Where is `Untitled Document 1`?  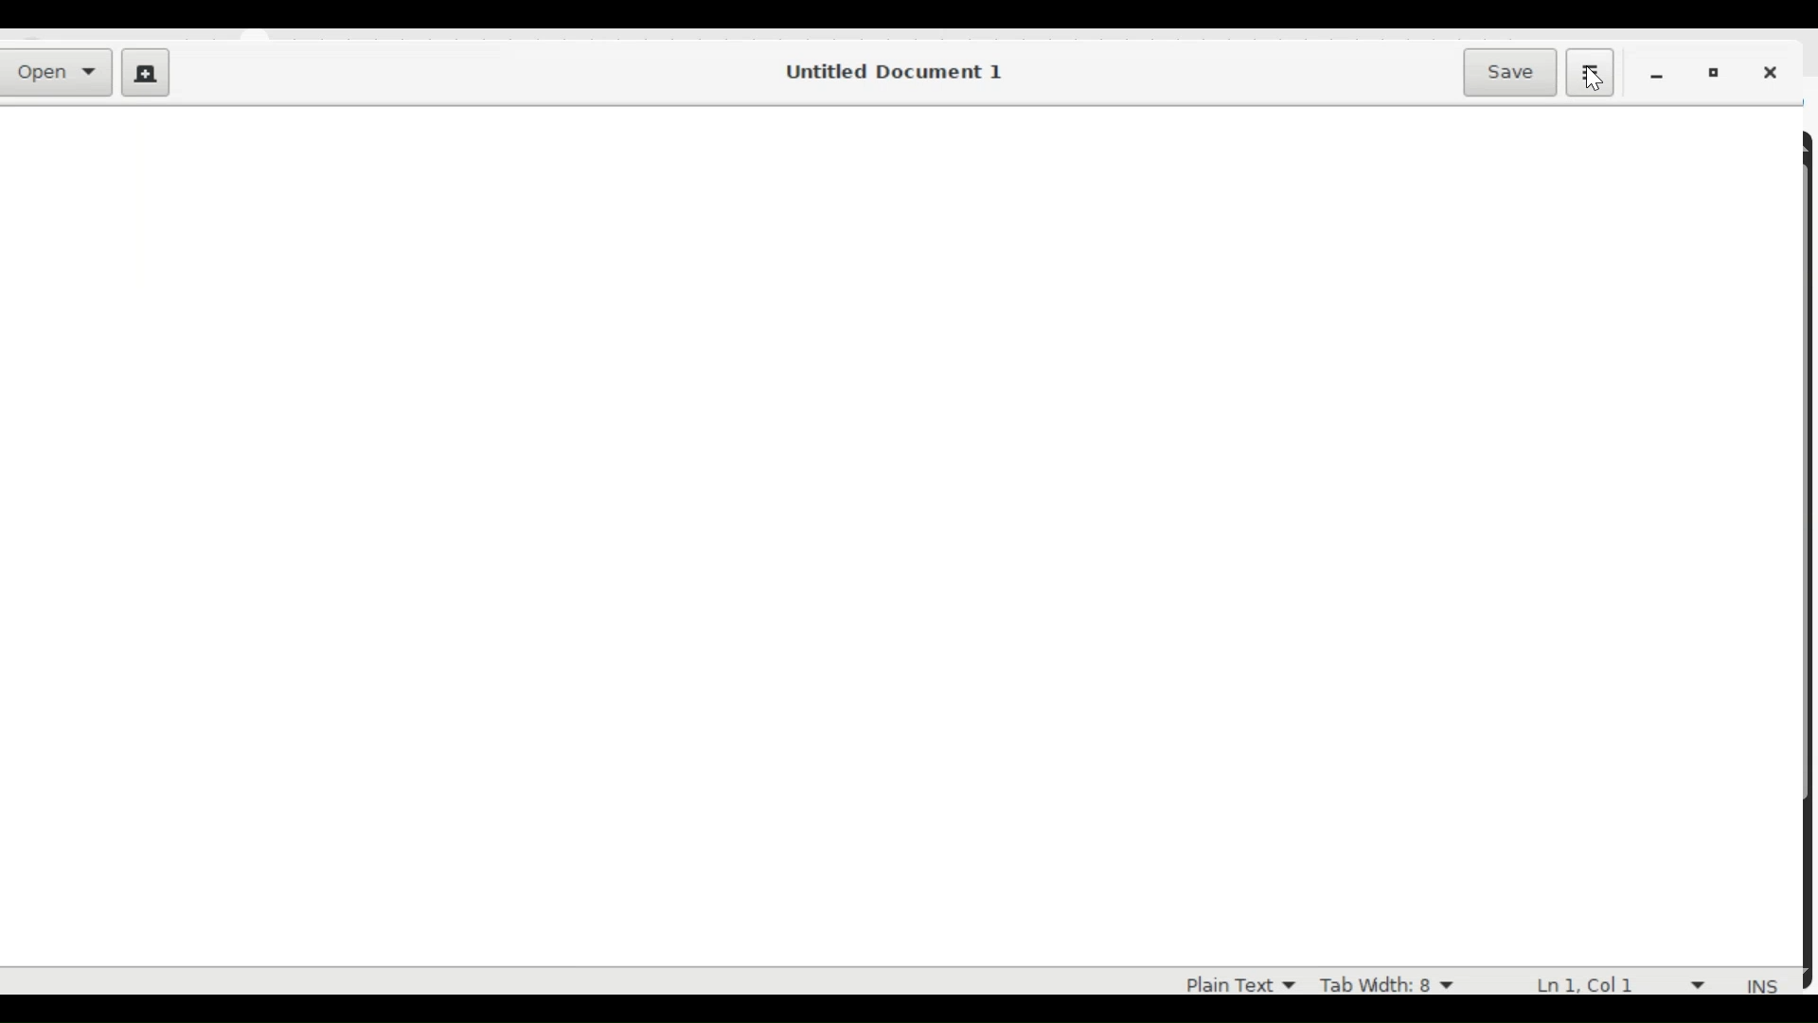 Untitled Document 1 is located at coordinates (892, 72).